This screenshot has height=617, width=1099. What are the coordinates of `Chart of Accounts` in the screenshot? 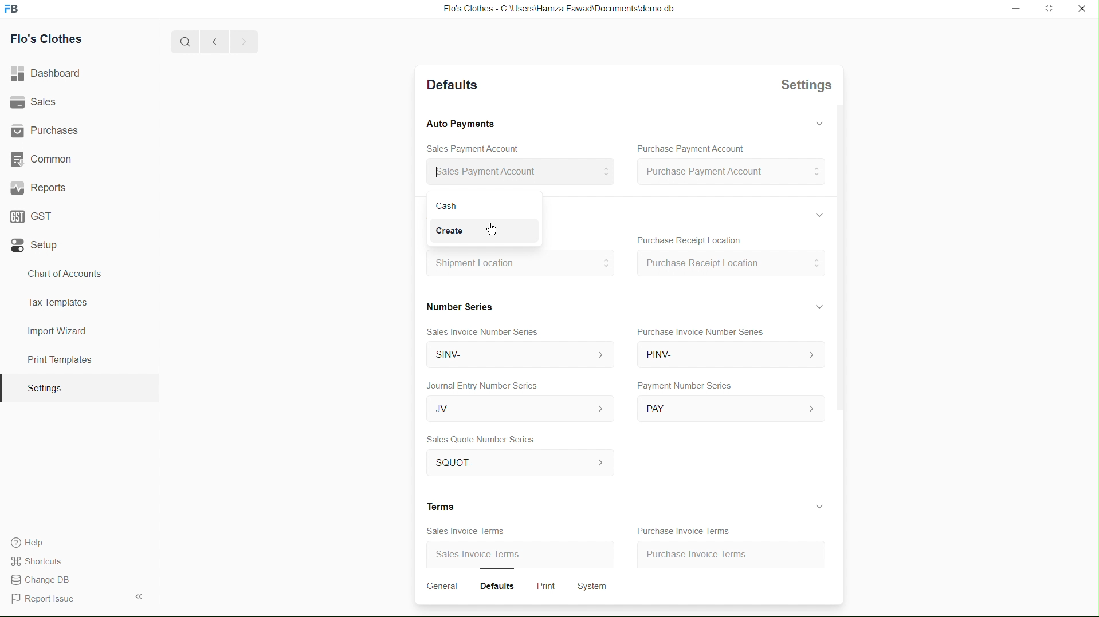 It's located at (61, 274).